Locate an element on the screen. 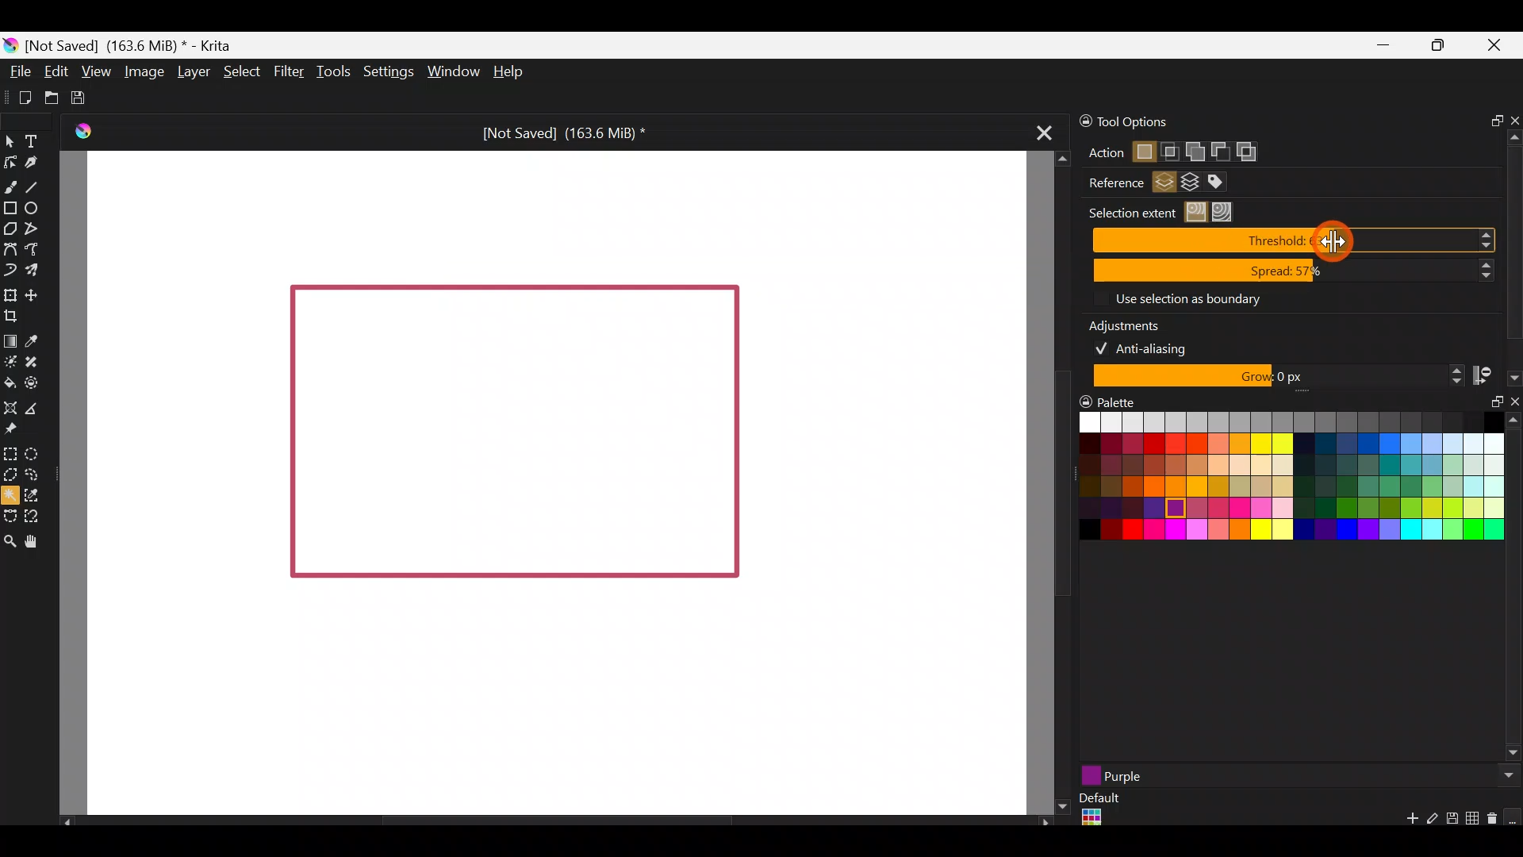  Assistant tool is located at coordinates (10, 406).